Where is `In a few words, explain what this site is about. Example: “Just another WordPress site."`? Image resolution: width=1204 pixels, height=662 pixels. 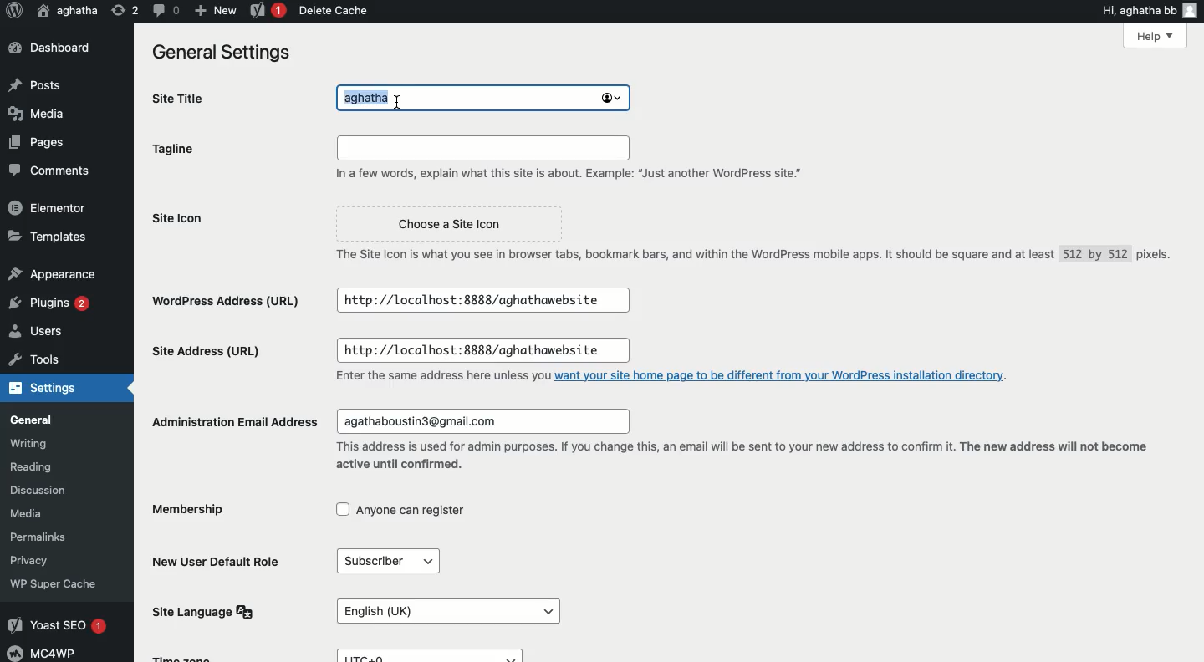 In a few words, explain what this site is about. Example: “Just another WordPress site." is located at coordinates (564, 173).